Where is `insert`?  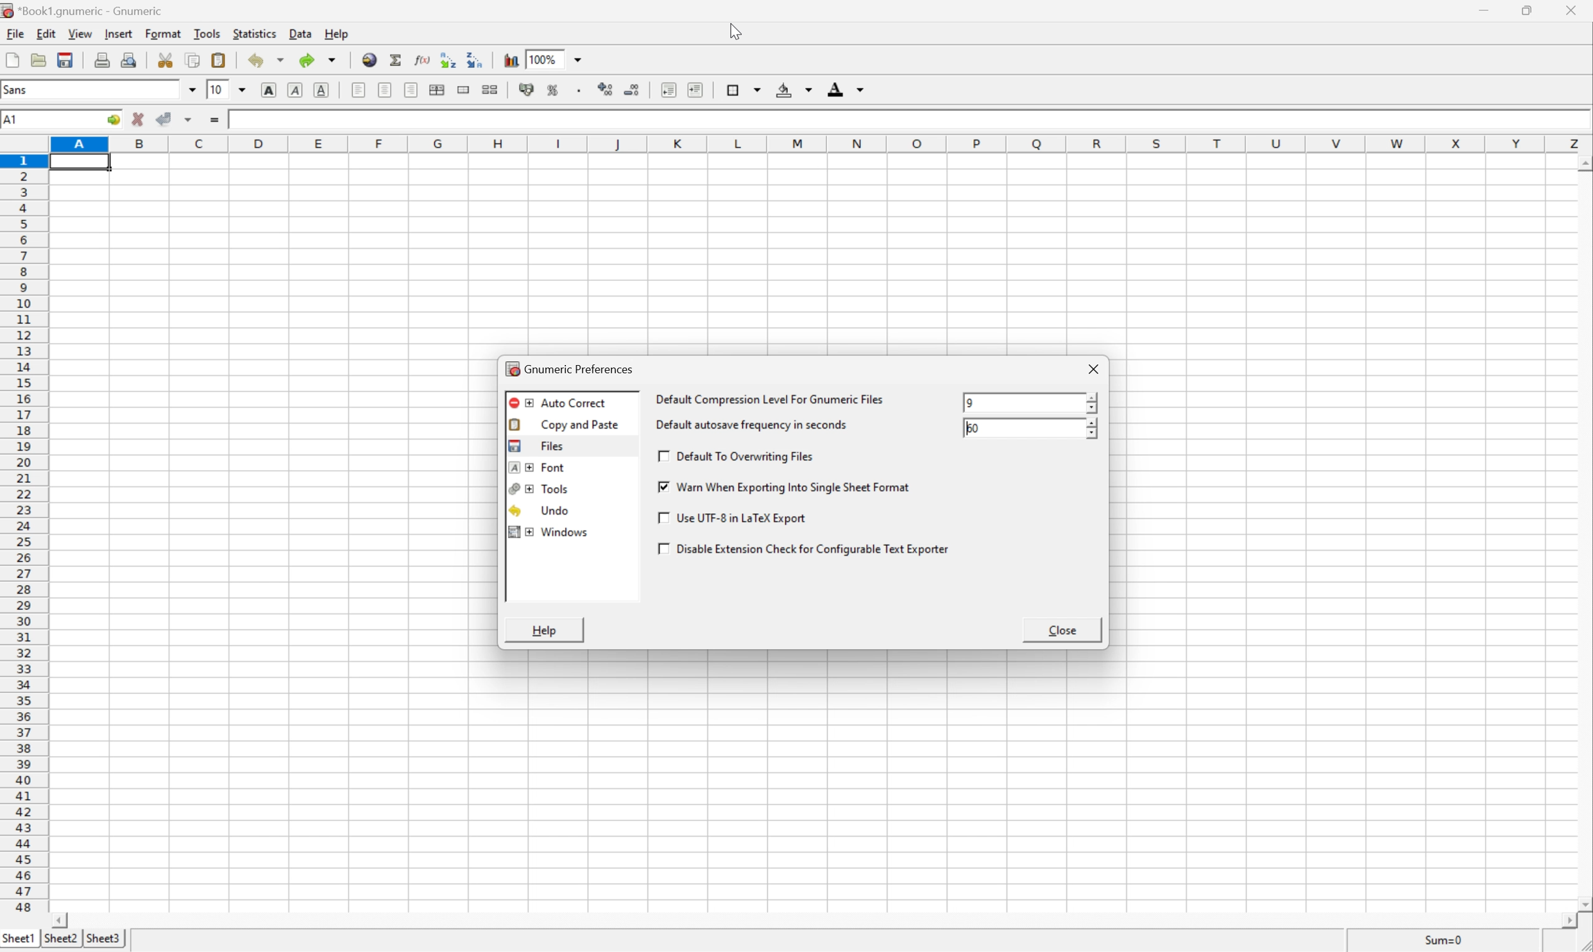 insert is located at coordinates (119, 35).